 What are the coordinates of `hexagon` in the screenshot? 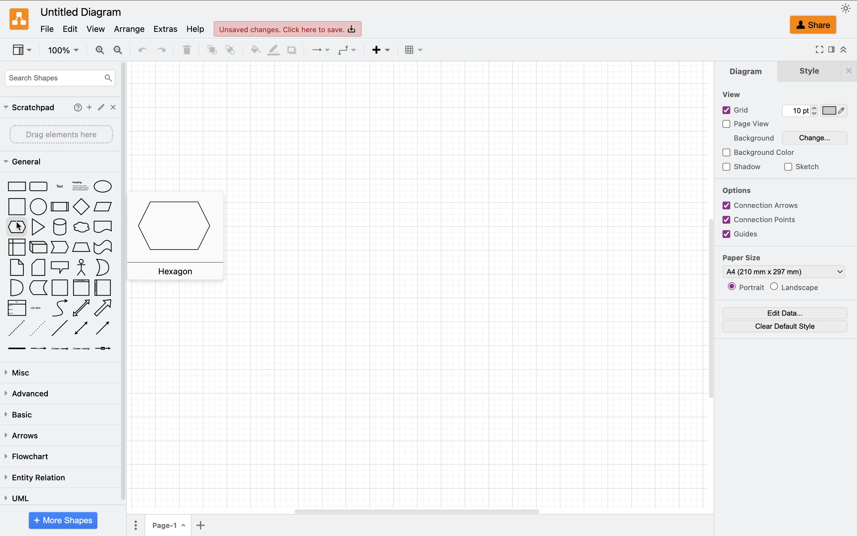 It's located at (16, 227).